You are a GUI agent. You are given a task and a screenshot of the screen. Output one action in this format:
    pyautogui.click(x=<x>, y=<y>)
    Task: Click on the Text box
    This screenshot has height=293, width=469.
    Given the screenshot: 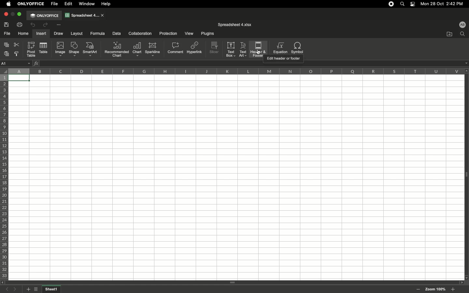 What is the action you would take?
    pyautogui.click(x=231, y=49)
    